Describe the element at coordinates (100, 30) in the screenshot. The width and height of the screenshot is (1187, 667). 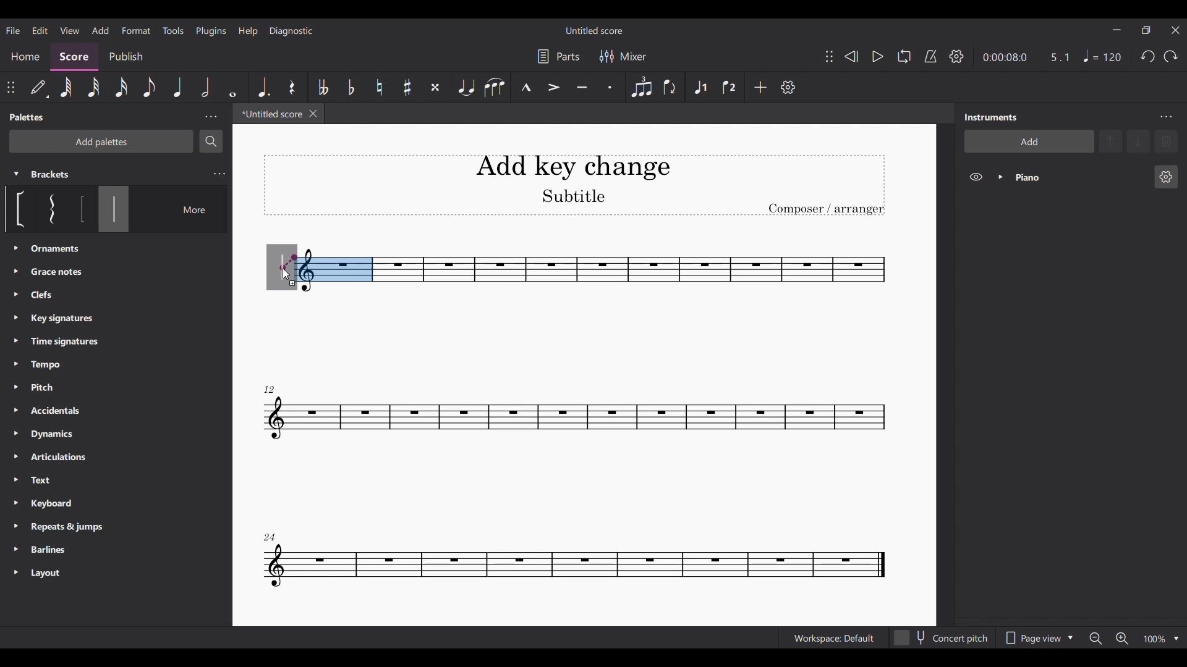
I see `Add menu` at that location.